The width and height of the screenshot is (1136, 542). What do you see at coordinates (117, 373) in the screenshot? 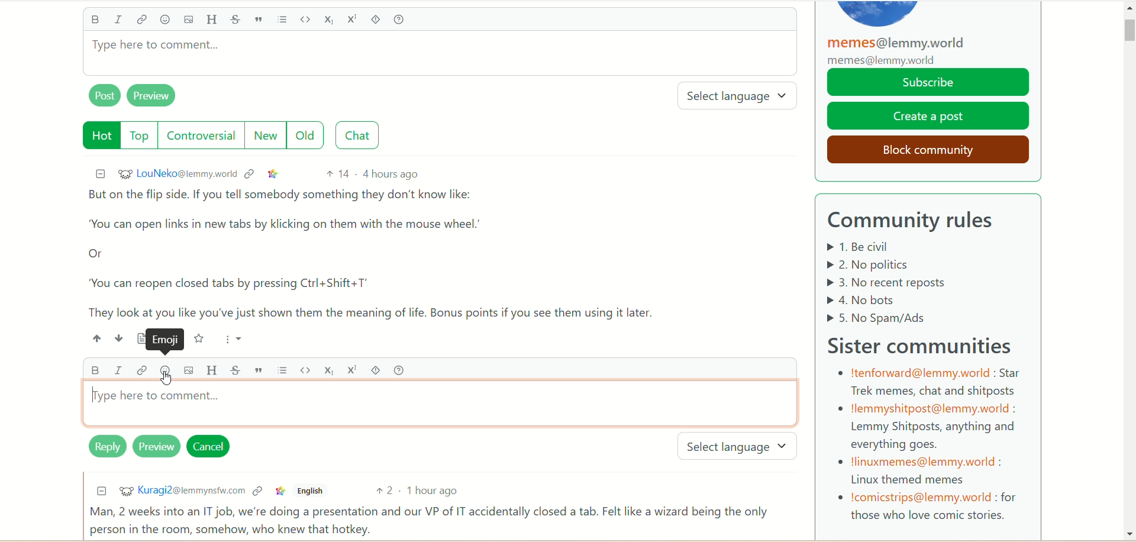
I see `italics` at bounding box center [117, 373].